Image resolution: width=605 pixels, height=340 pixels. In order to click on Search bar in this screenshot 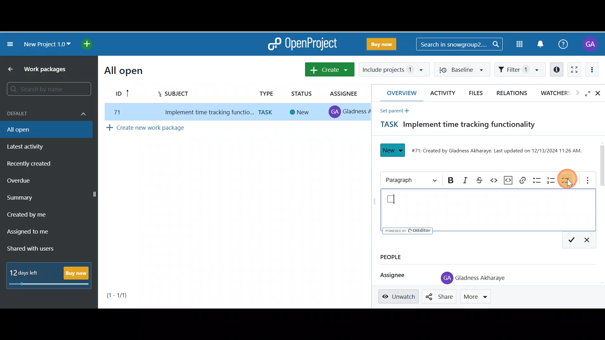, I will do `click(461, 43)`.